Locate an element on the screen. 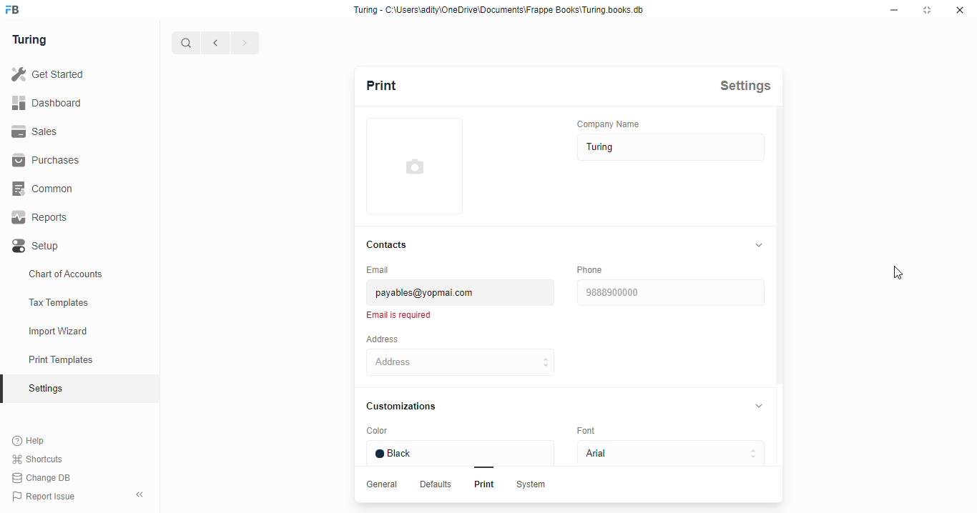 The image size is (977, 513). Help is located at coordinates (39, 440).